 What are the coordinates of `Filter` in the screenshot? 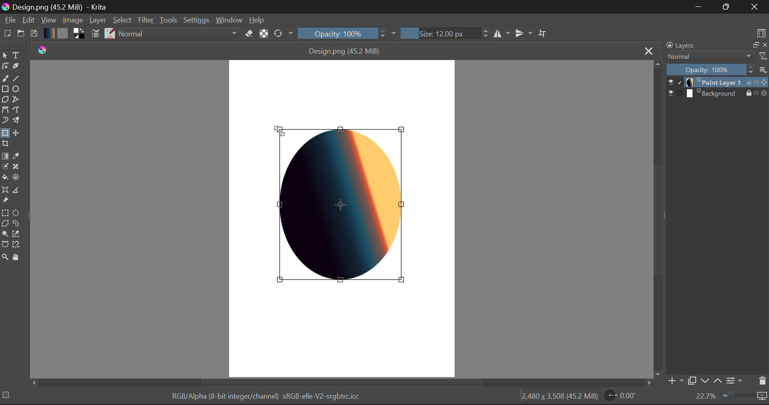 It's located at (146, 20).